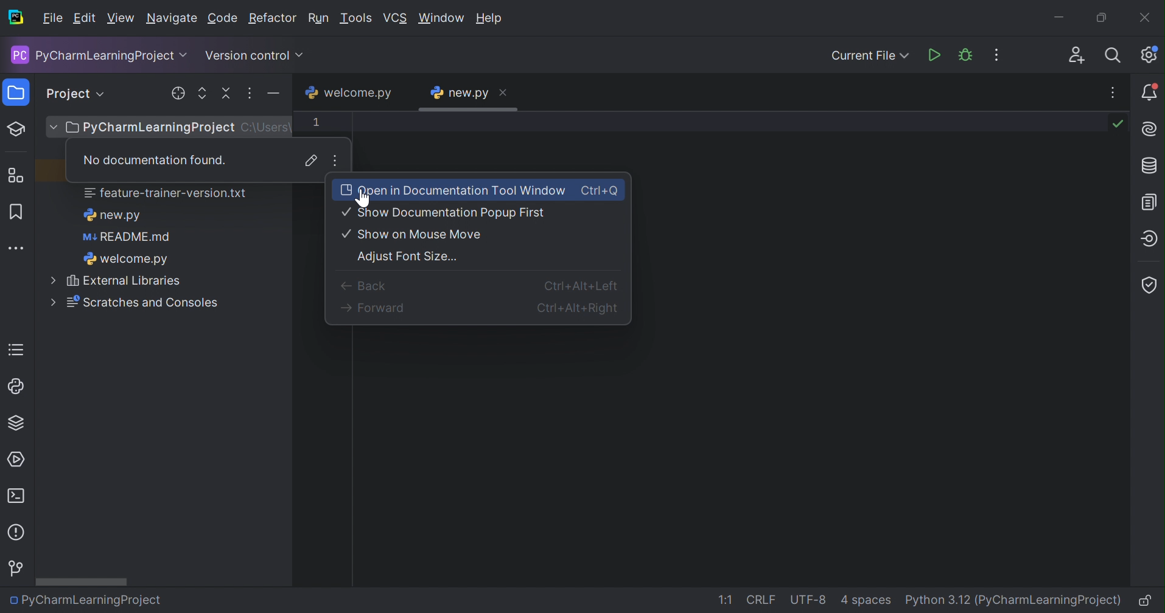 Image resolution: width=1165 pixels, height=613 pixels. Describe the element at coordinates (451, 191) in the screenshot. I see `Open in Documentation Tool Window` at that location.